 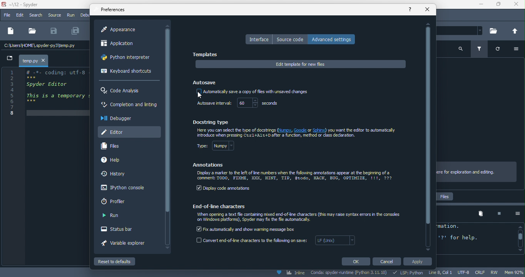 I want to click on , so click(x=516, y=31).